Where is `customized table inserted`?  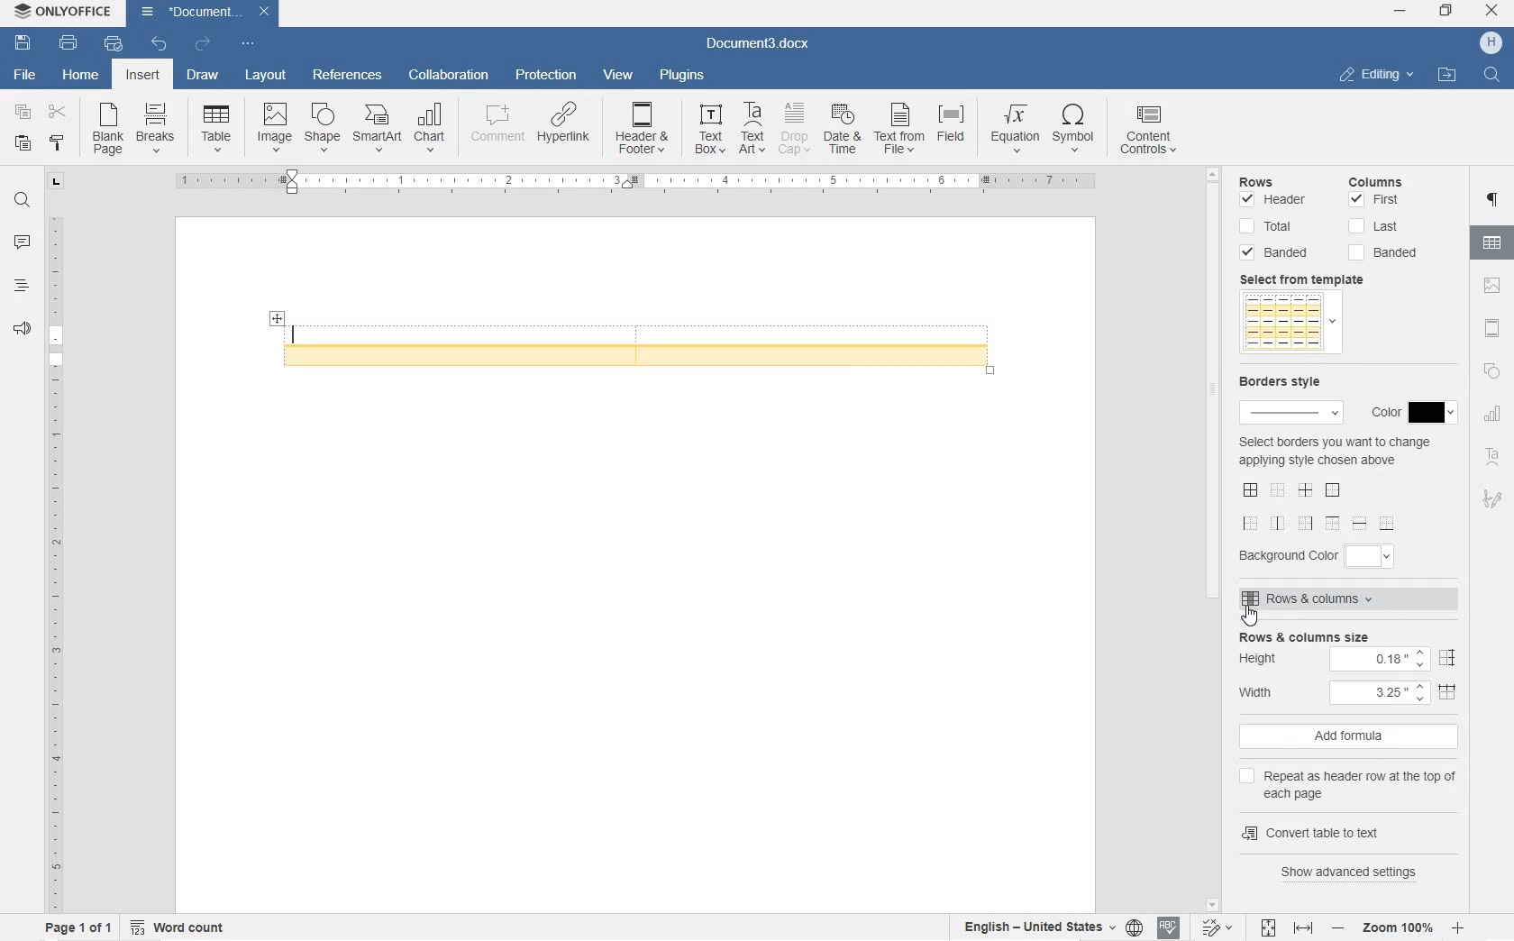
customized table inserted is located at coordinates (643, 341).